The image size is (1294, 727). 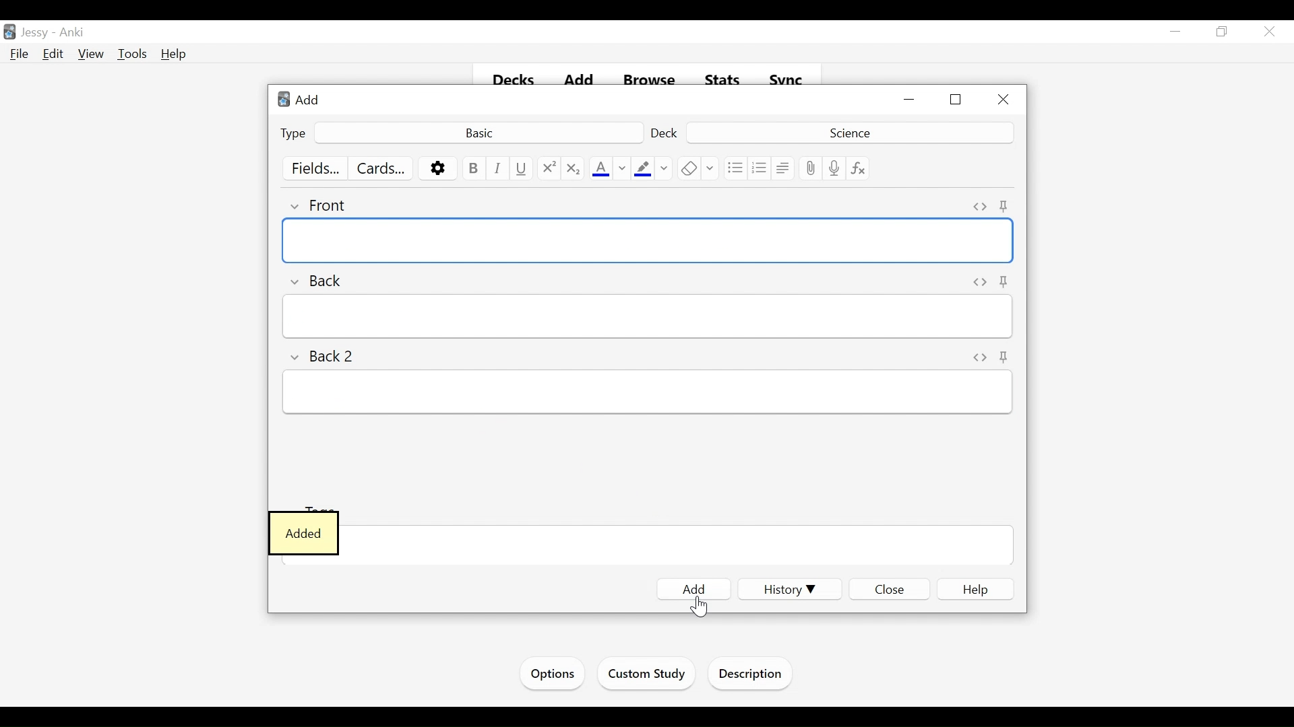 I want to click on Decks, so click(x=515, y=81).